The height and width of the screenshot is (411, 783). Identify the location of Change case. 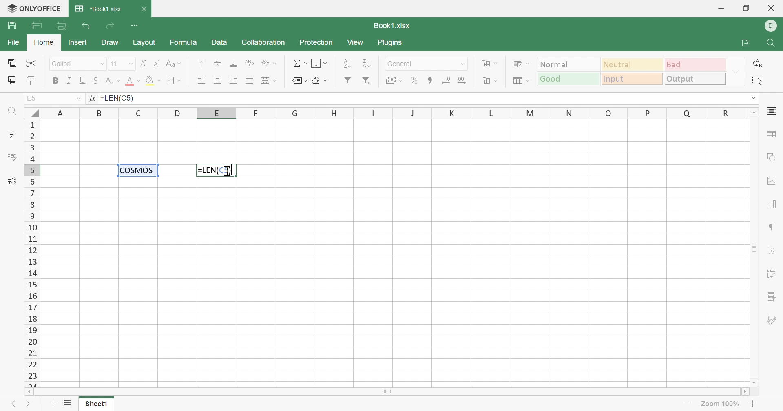
(174, 64).